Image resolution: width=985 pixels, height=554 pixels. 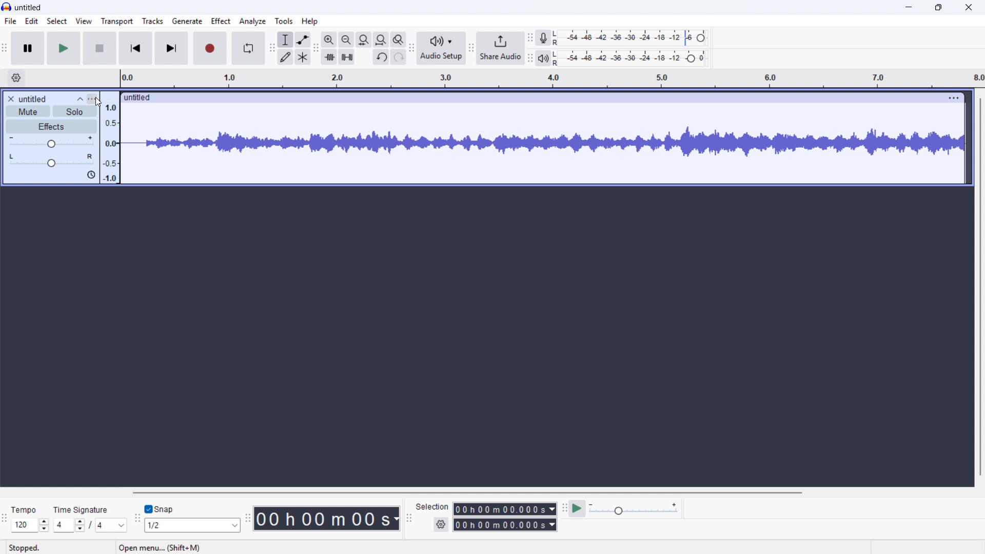 What do you see at coordinates (64, 49) in the screenshot?
I see `play ` at bounding box center [64, 49].